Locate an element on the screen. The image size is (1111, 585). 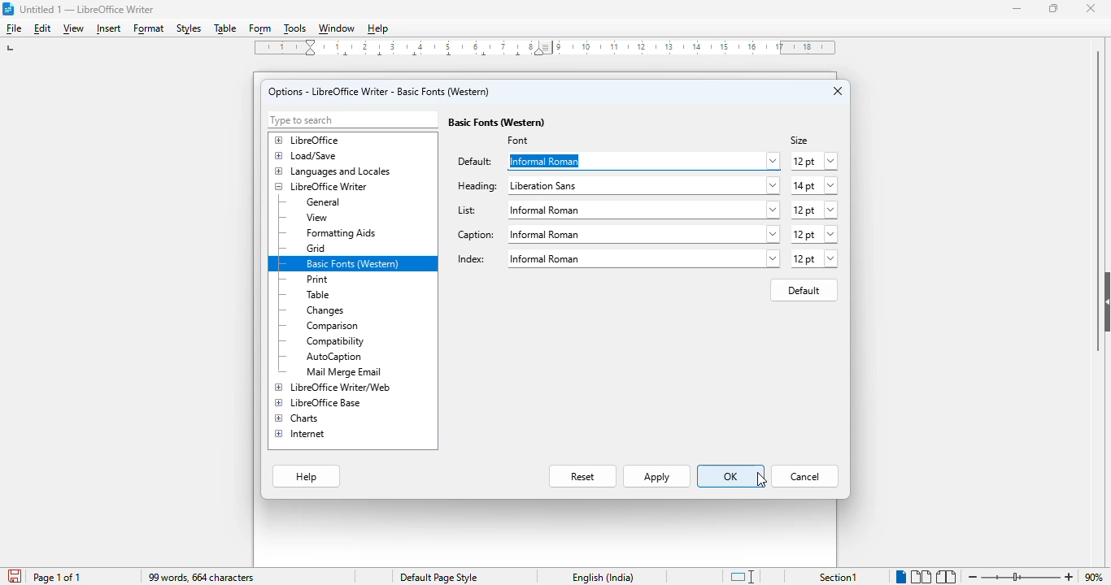
font is located at coordinates (521, 141).